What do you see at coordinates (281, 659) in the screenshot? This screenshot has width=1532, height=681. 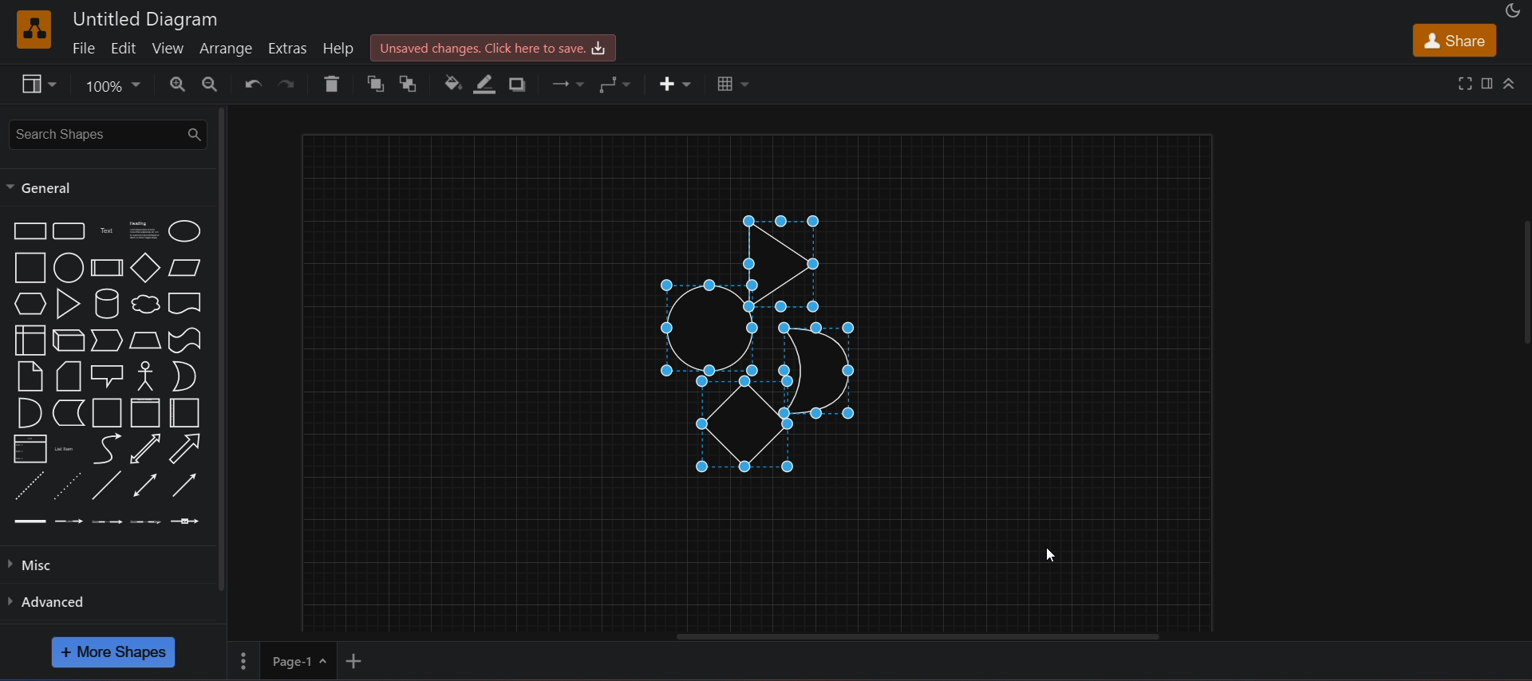 I see `page 1 ` at bounding box center [281, 659].